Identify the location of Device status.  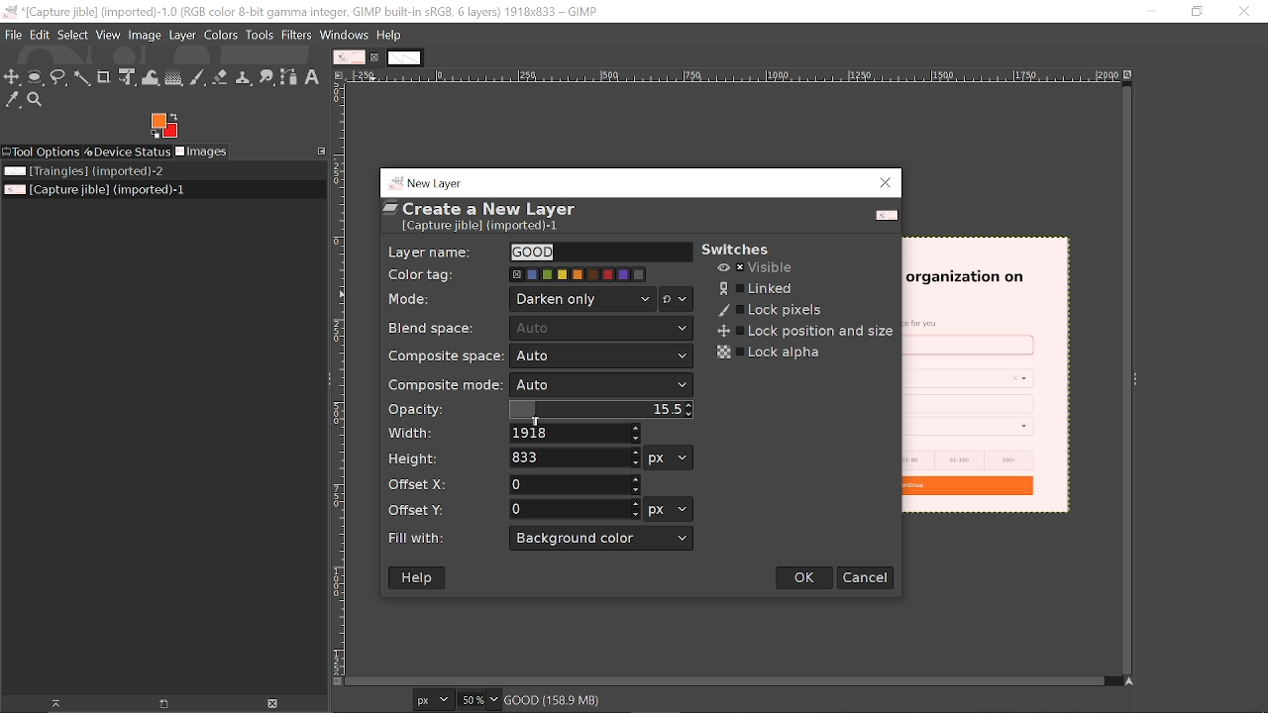
(126, 153).